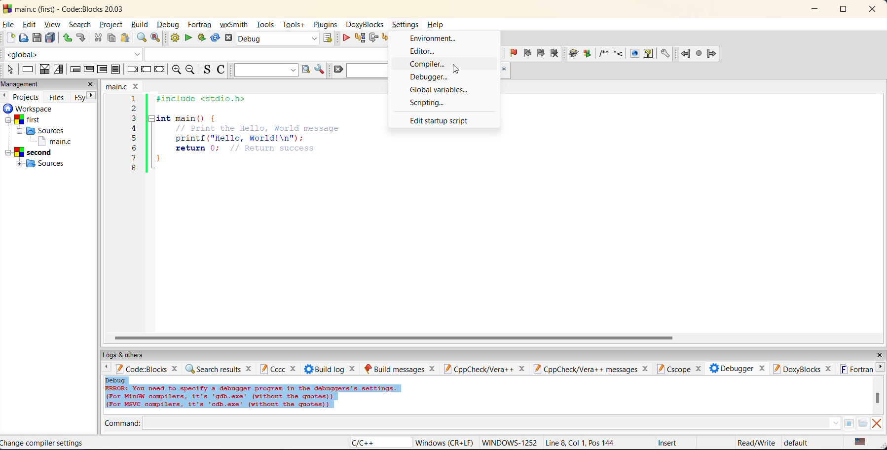 The height and width of the screenshot is (450, 887). Describe the element at coordinates (433, 77) in the screenshot. I see `debugger` at that location.